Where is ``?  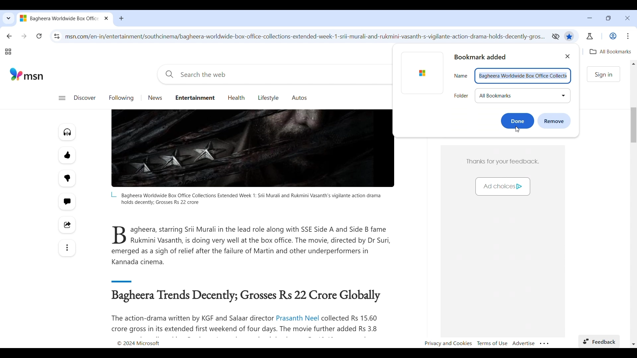
 is located at coordinates (461, 75).